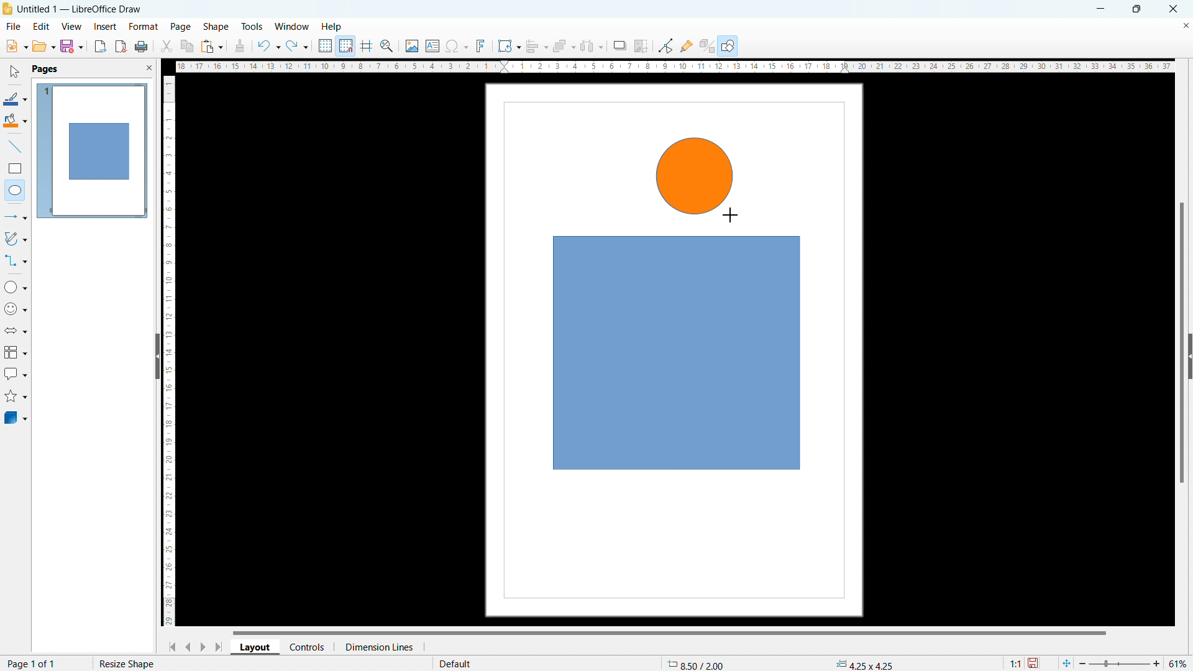 The image size is (1193, 671). What do you see at coordinates (667, 45) in the screenshot?
I see `toggle point edit mode` at bounding box center [667, 45].